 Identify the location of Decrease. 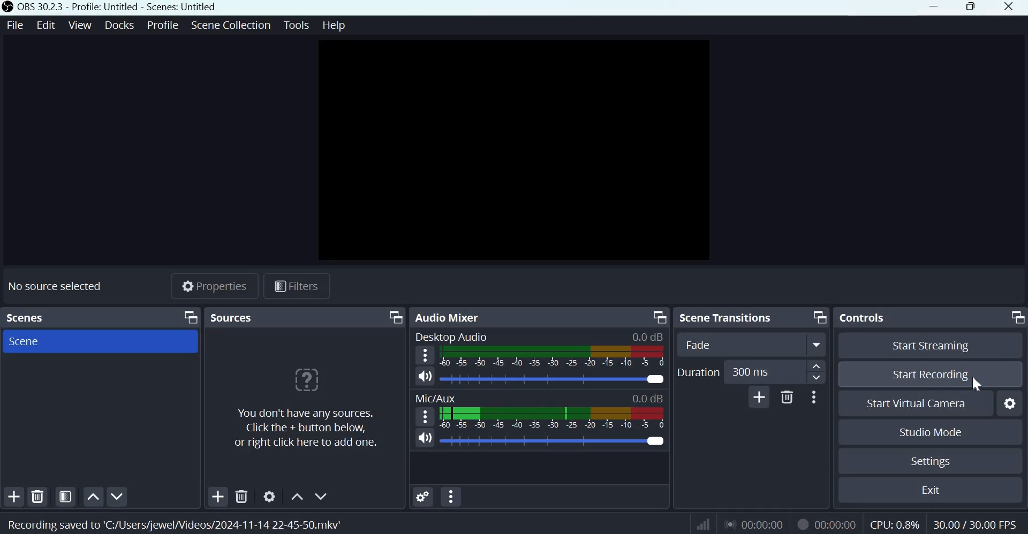
(816, 378).